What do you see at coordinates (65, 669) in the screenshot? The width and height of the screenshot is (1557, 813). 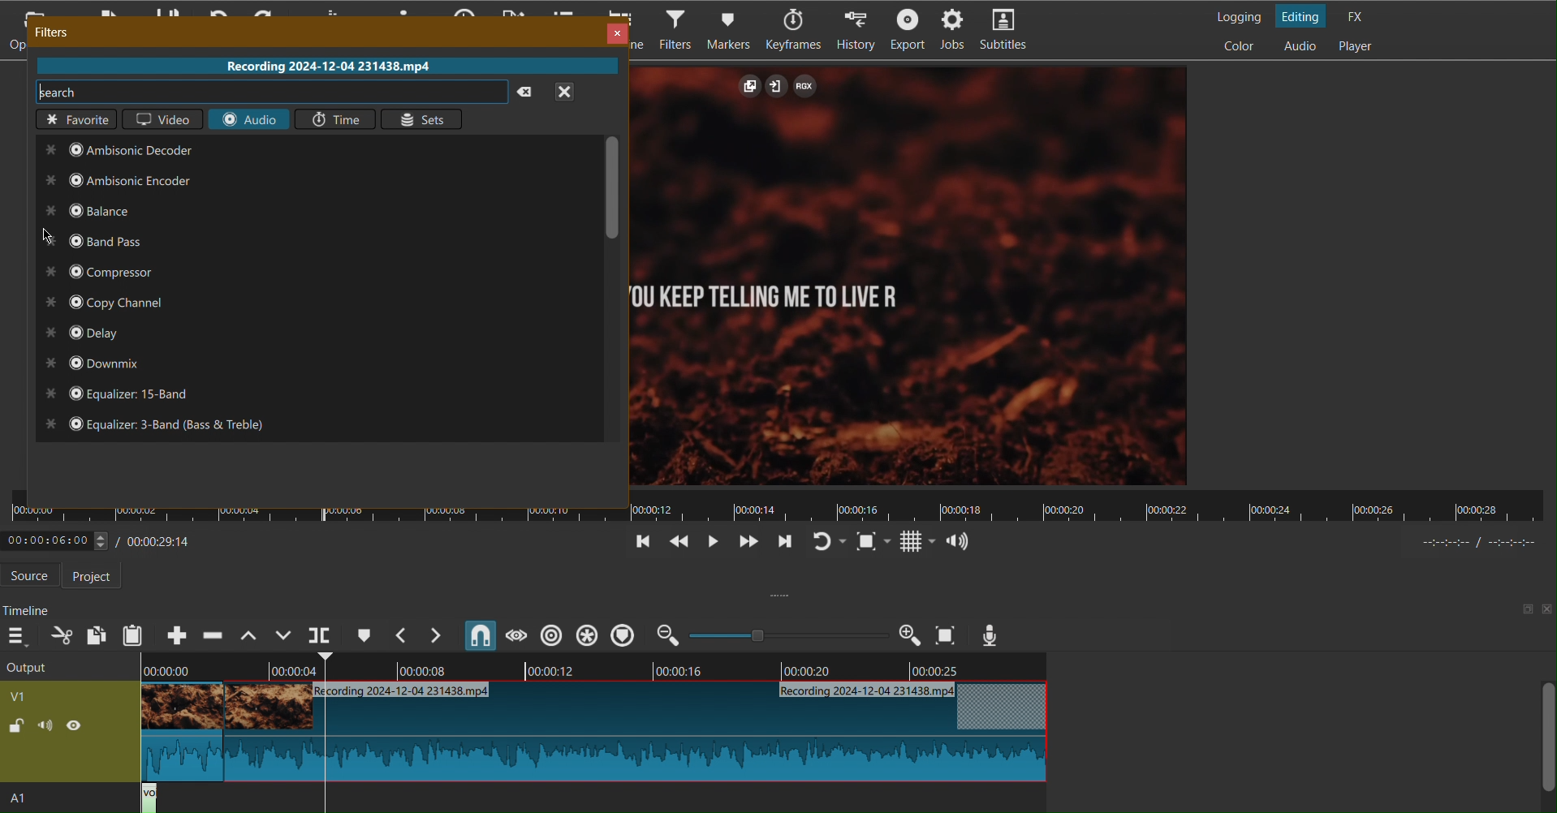 I see `Output` at bounding box center [65, 669].